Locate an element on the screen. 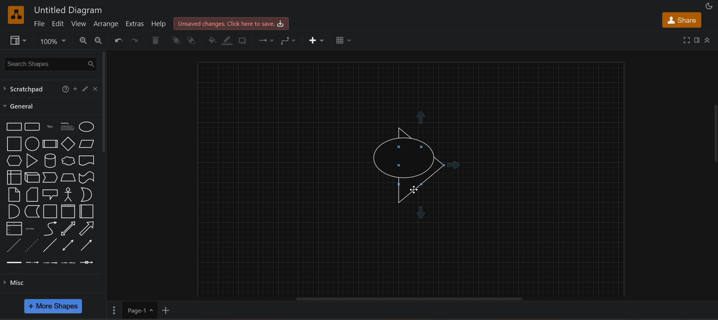 This screenshot has width=718, height=320. more shapes is located at coordinates (54, 306).